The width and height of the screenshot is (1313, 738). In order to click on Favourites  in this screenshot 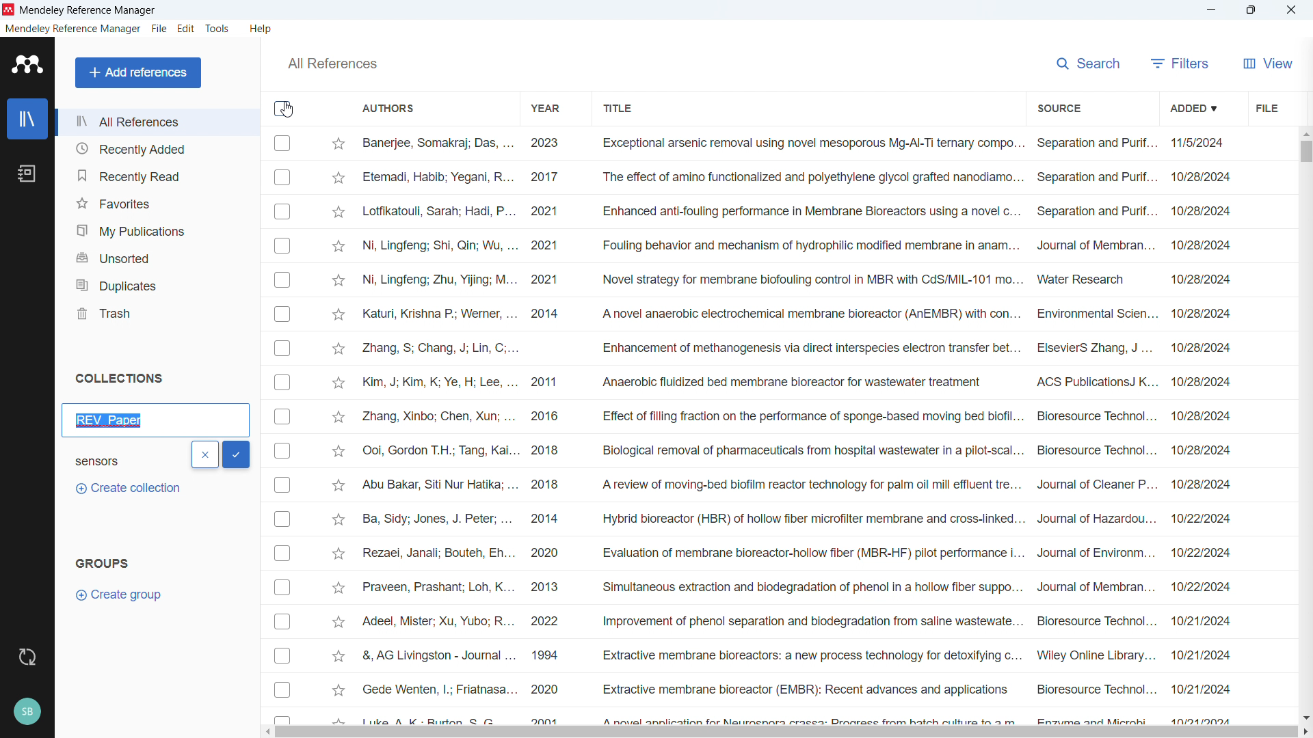, I will do `click(157, 202)`.